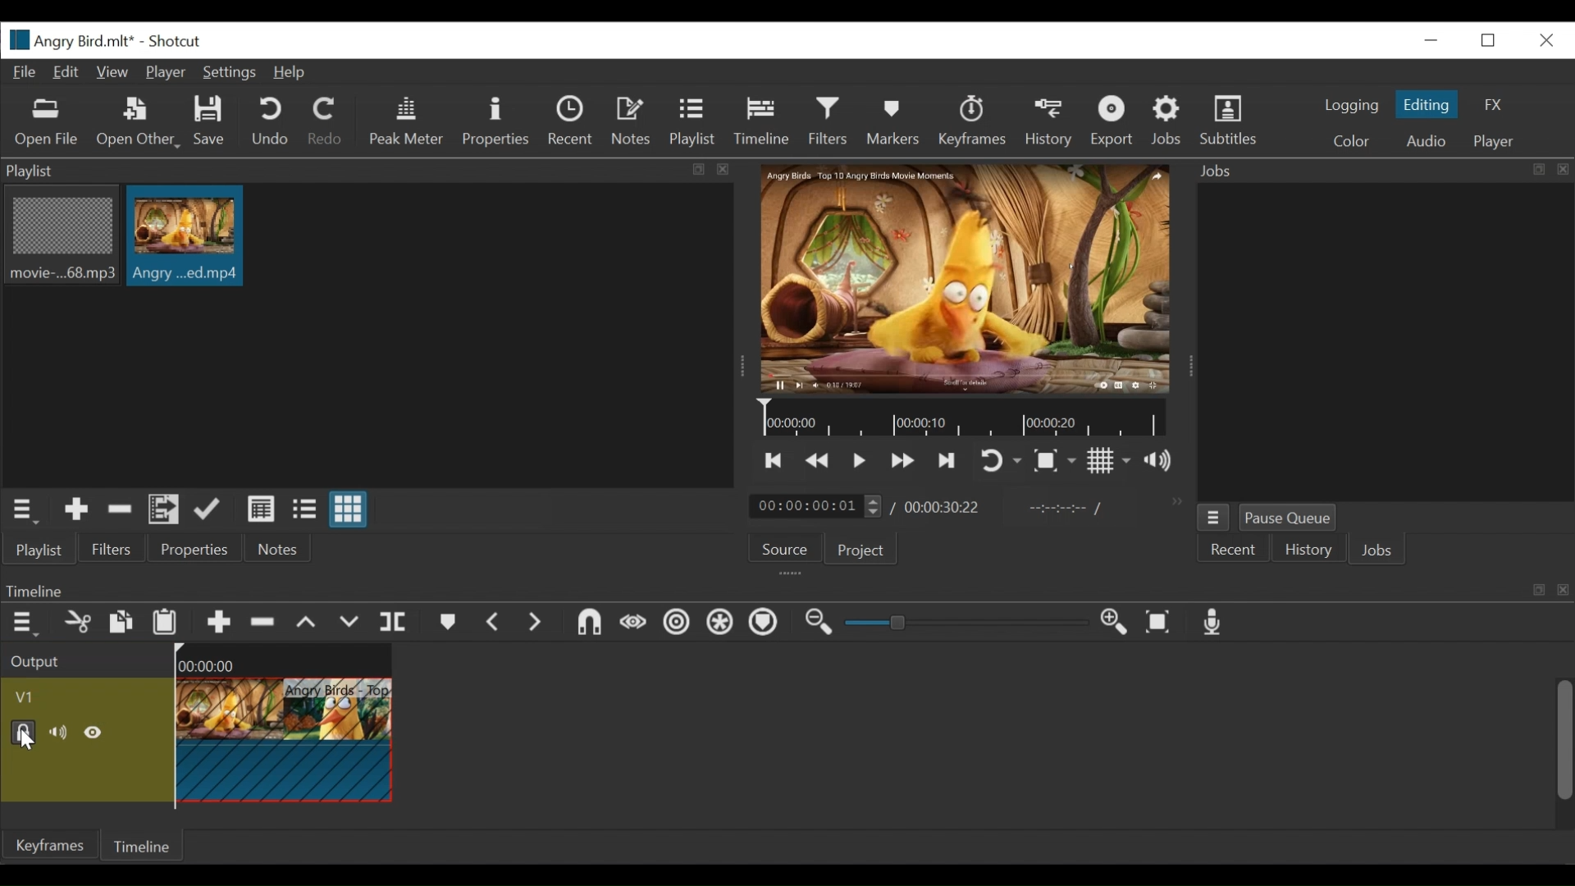  What do you see at coordinates (307, 623) in the screenshot?
I see `lift` at bounding box center [307, 623].